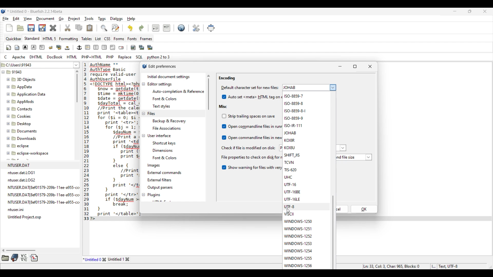  I want to click on Encoding section, so click(227, 78).